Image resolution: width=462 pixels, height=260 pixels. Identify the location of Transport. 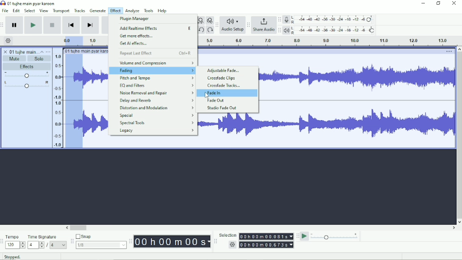
(61, 11).